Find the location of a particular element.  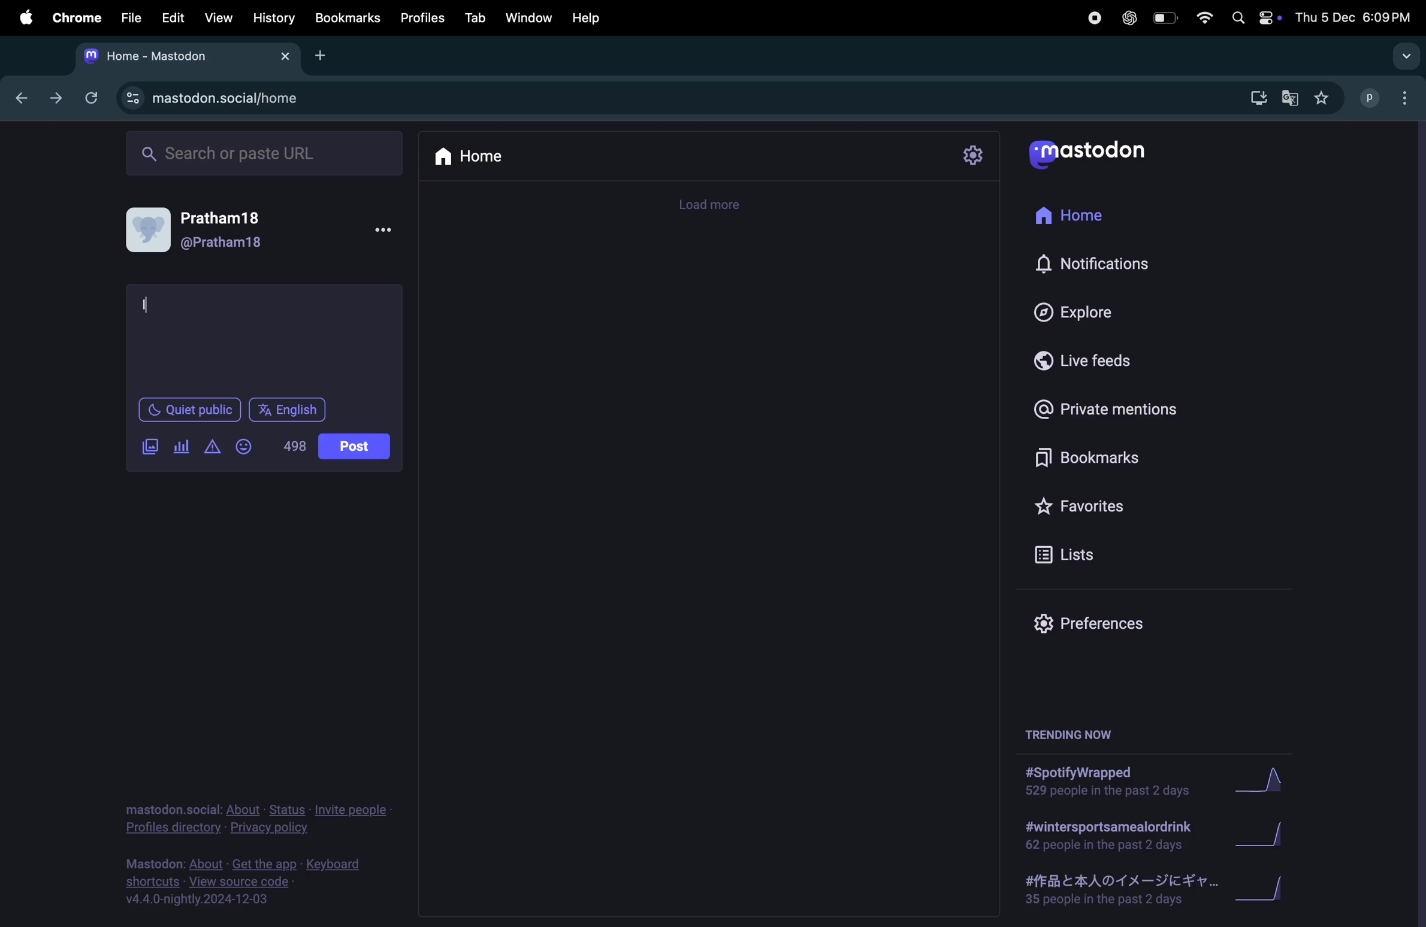

history is located at coordinates (275, 19).